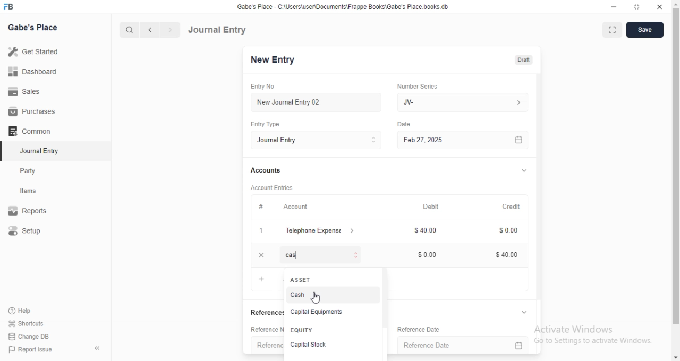 The width and height of the screenshot is (680, 361). Describe the element at coordinates (30, 131) in the screenshot. I see `‘Common` at that location.